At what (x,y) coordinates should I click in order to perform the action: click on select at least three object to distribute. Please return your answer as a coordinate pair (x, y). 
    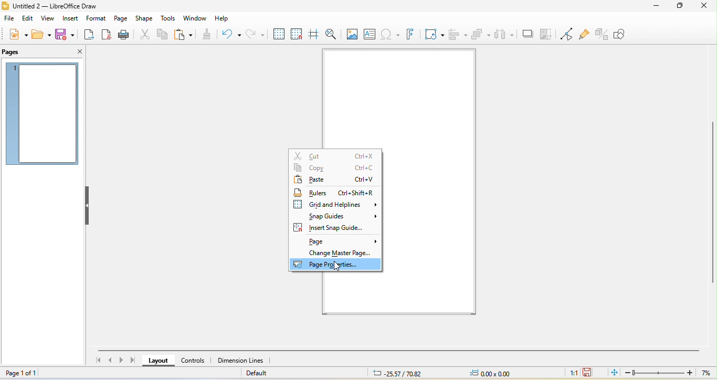
    Looking at the image, I should click on (505, 34).